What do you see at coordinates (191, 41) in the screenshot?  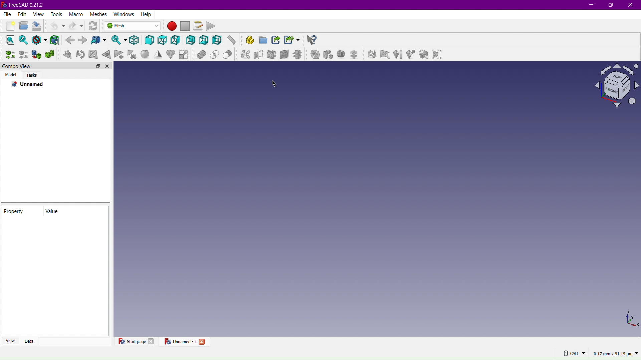 I see `Back` at bounding box center [191, 41].